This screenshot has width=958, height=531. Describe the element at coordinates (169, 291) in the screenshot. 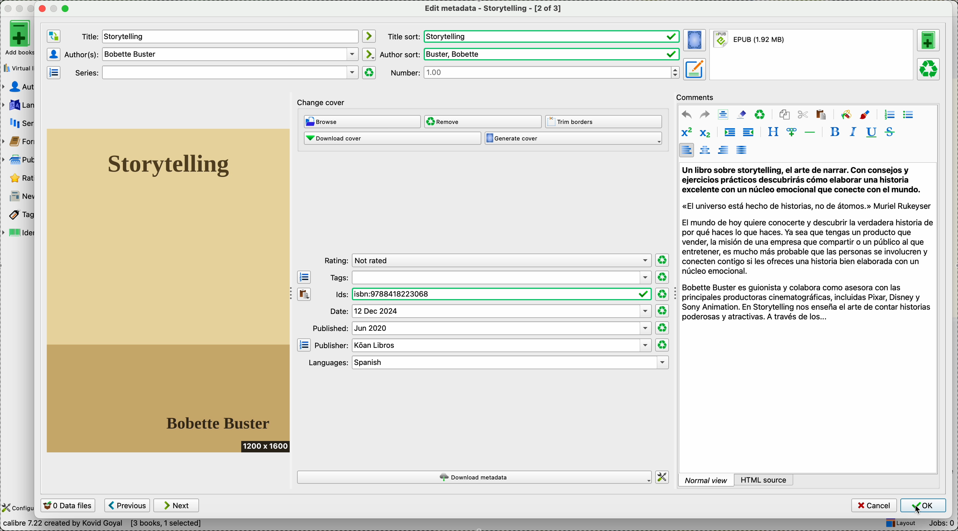

I see `new cover` at that location.